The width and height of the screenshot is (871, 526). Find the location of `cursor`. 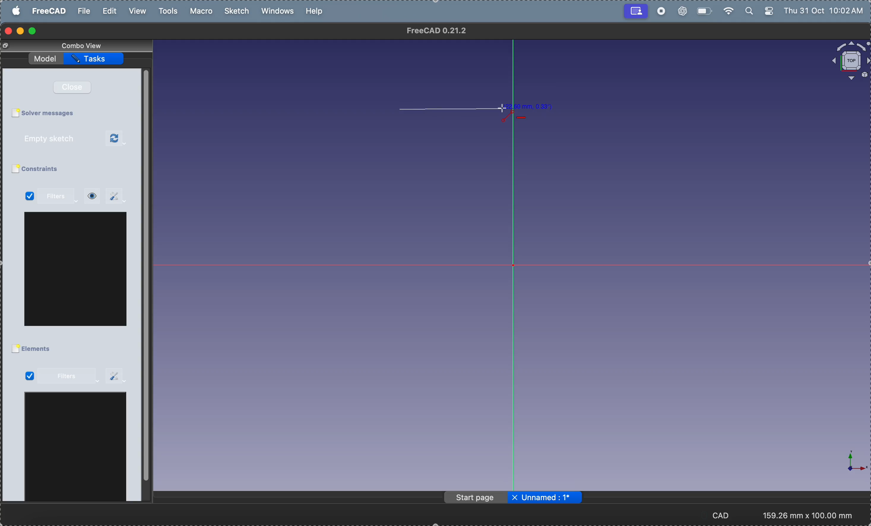

cursor is located at coordinates (502, 109).